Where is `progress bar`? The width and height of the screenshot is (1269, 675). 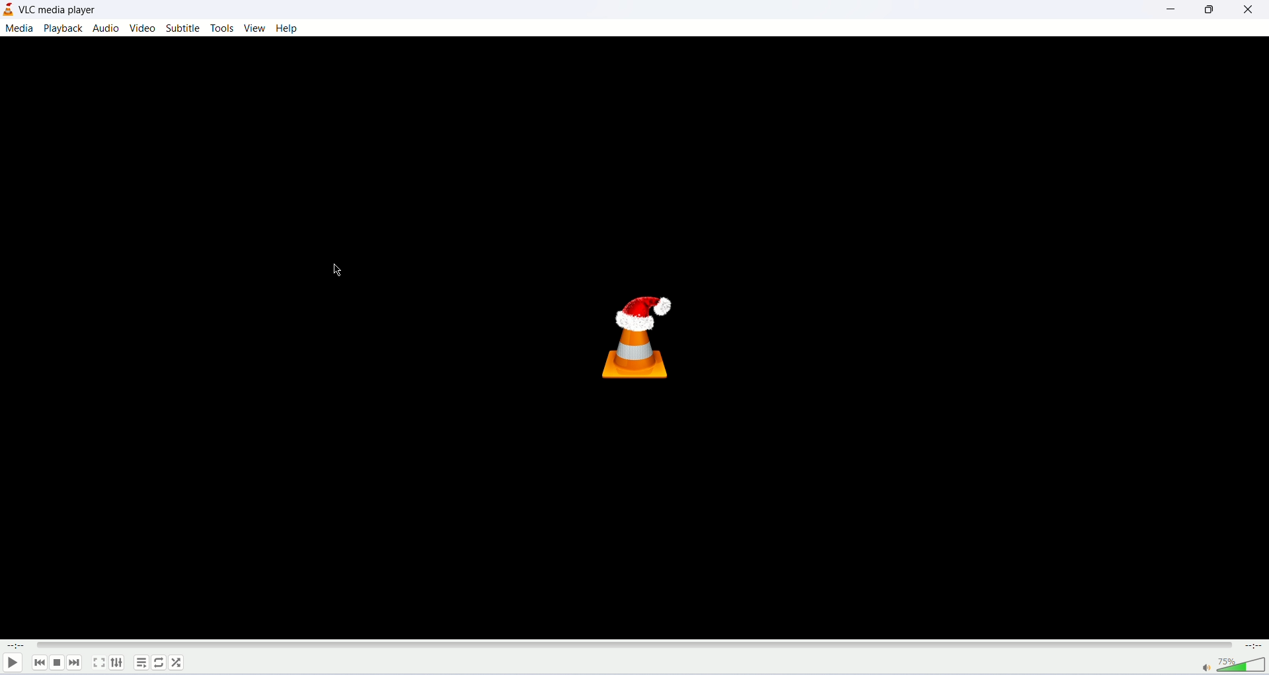
progress bar is located at coordinates (632, 646).